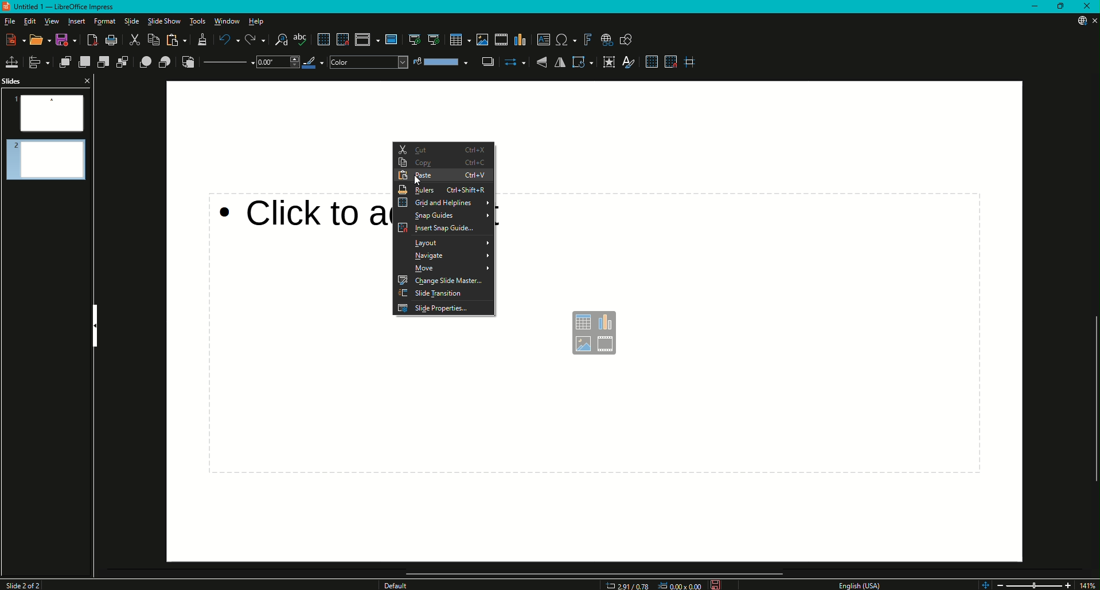 The width and height of the screenshot is (1100, 590). Describe the element at coordinates (47, 113) in the screenshot. I see `Slide 1 Preview` at that location.